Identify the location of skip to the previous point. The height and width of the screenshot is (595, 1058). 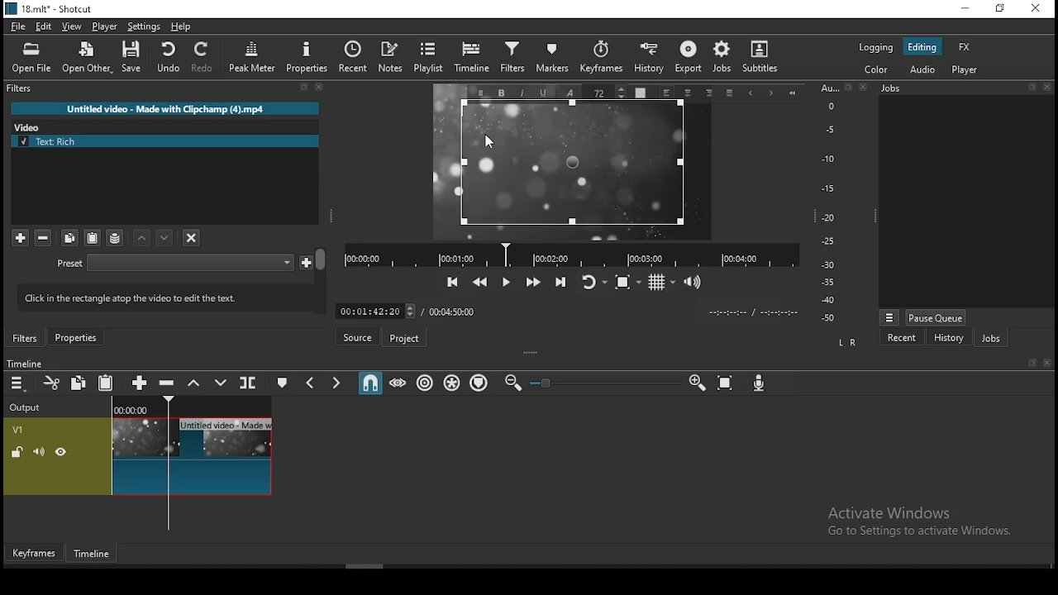
(453, 282).